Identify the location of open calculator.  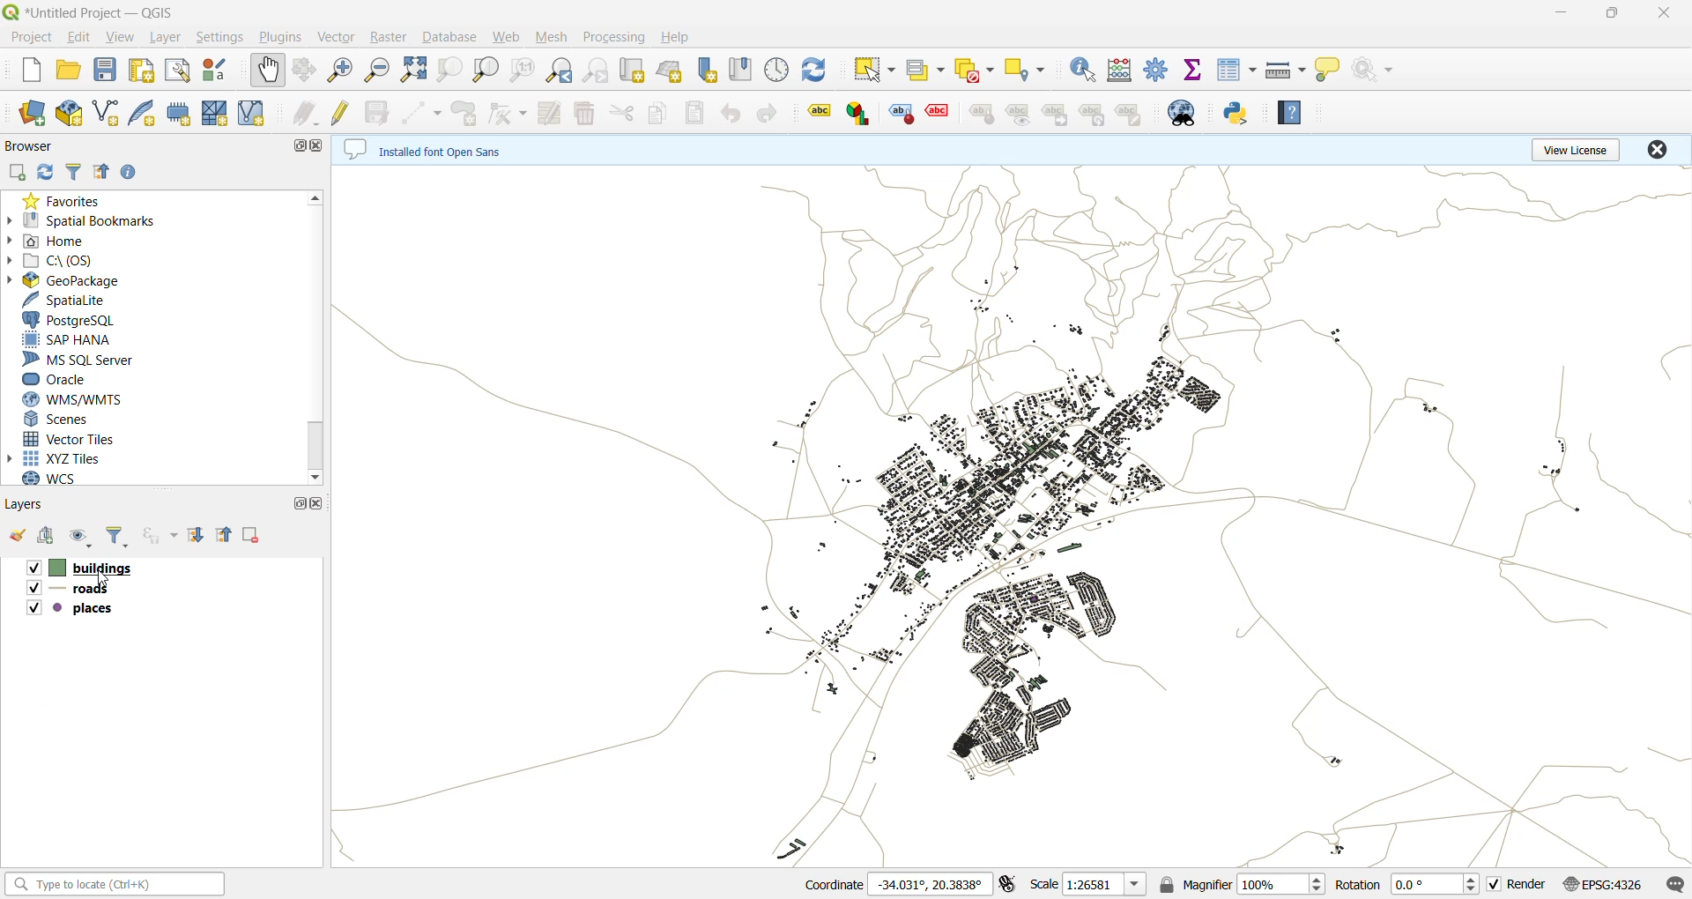
(1120, 70).